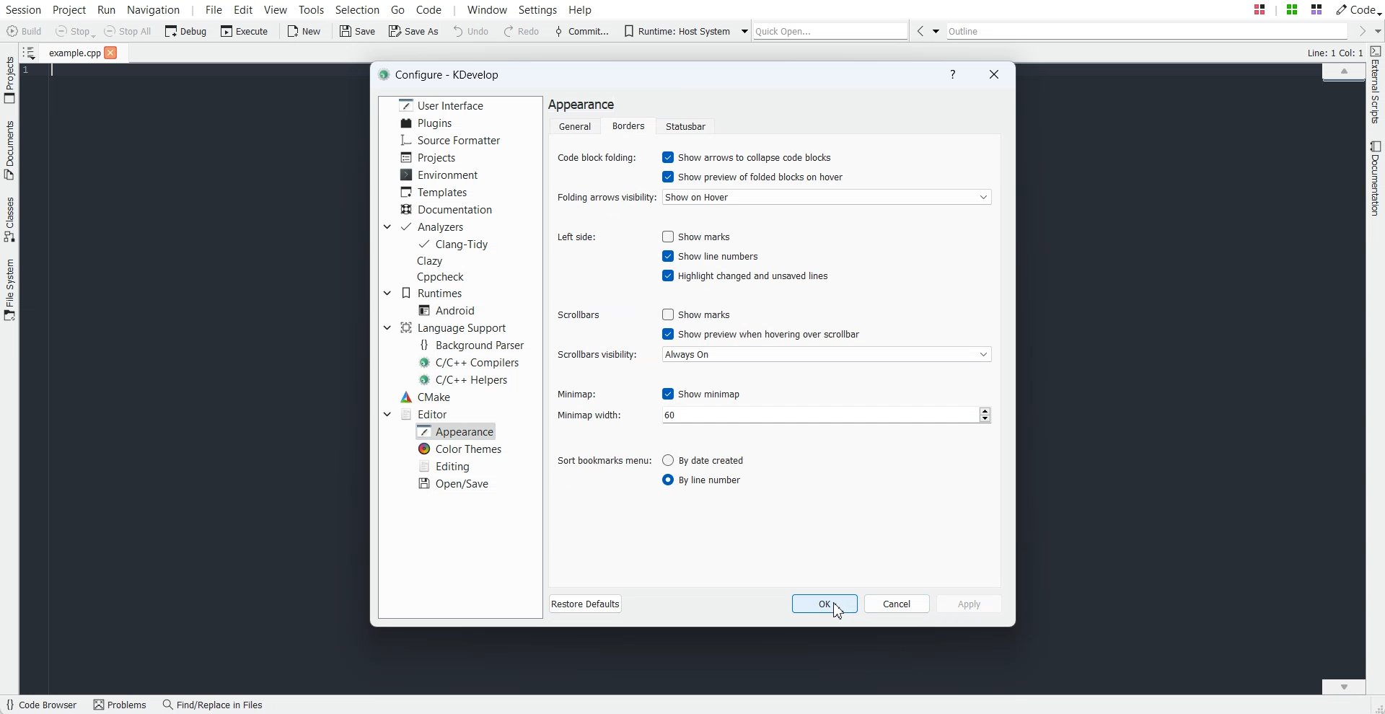  Describe the element at coordinates (1358, 71) in the screenshot. I see `Scroll up` at that location.